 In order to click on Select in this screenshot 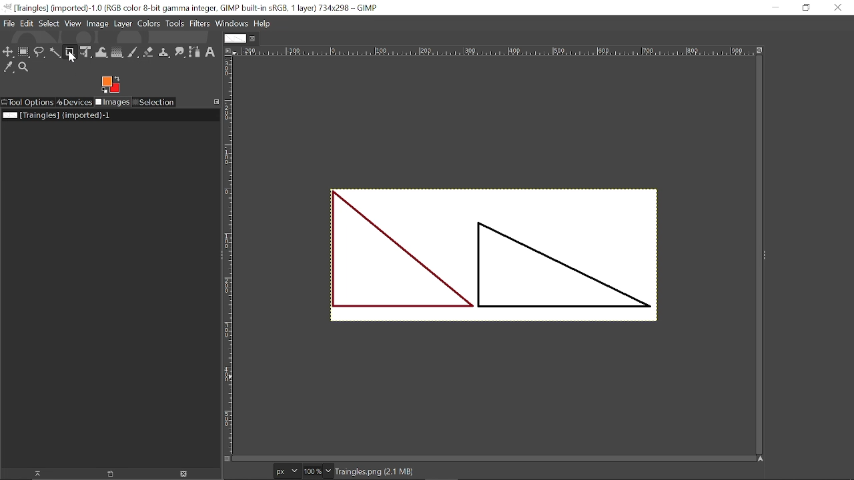, I will do `click(49, 24)`.